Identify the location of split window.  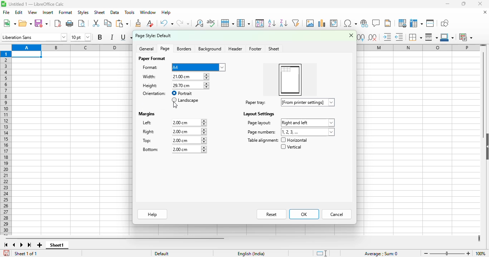
(430, 23).